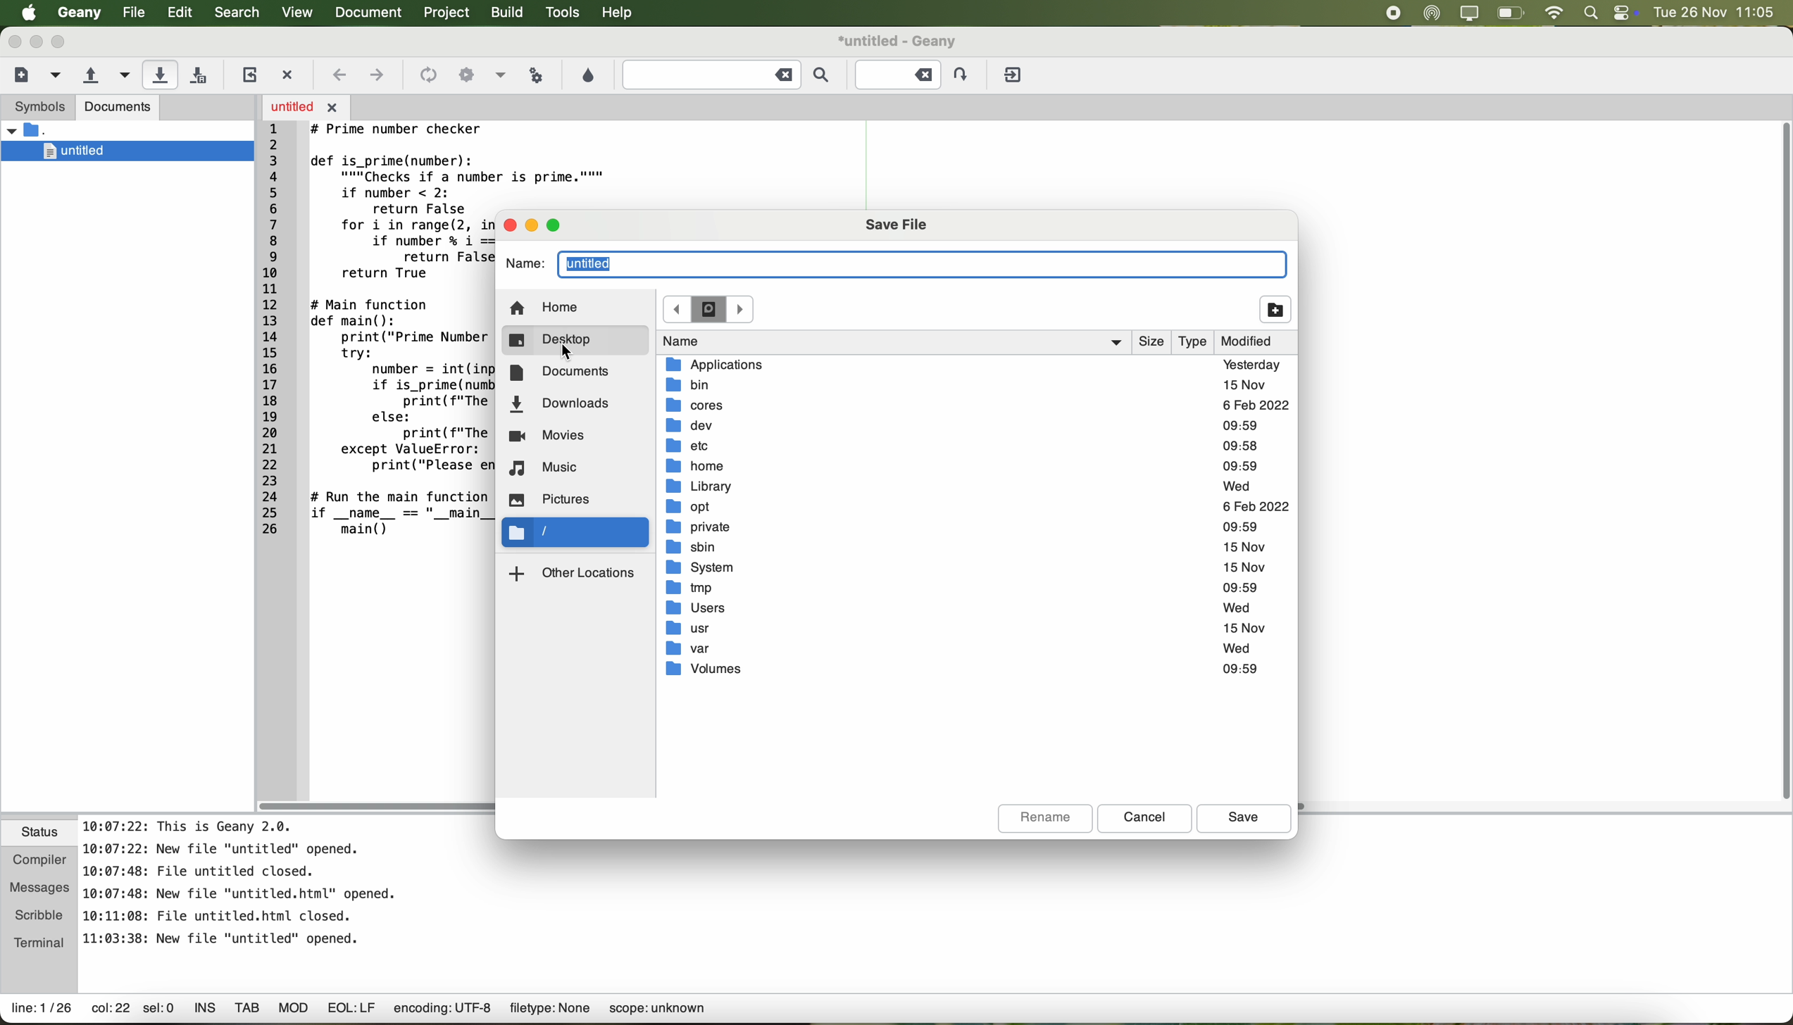 This screenshot has width=1793, height=1025. What do you see at coordinates (180, 13) in the screenshot?
I see `edit` at bounding box center [180, 13].